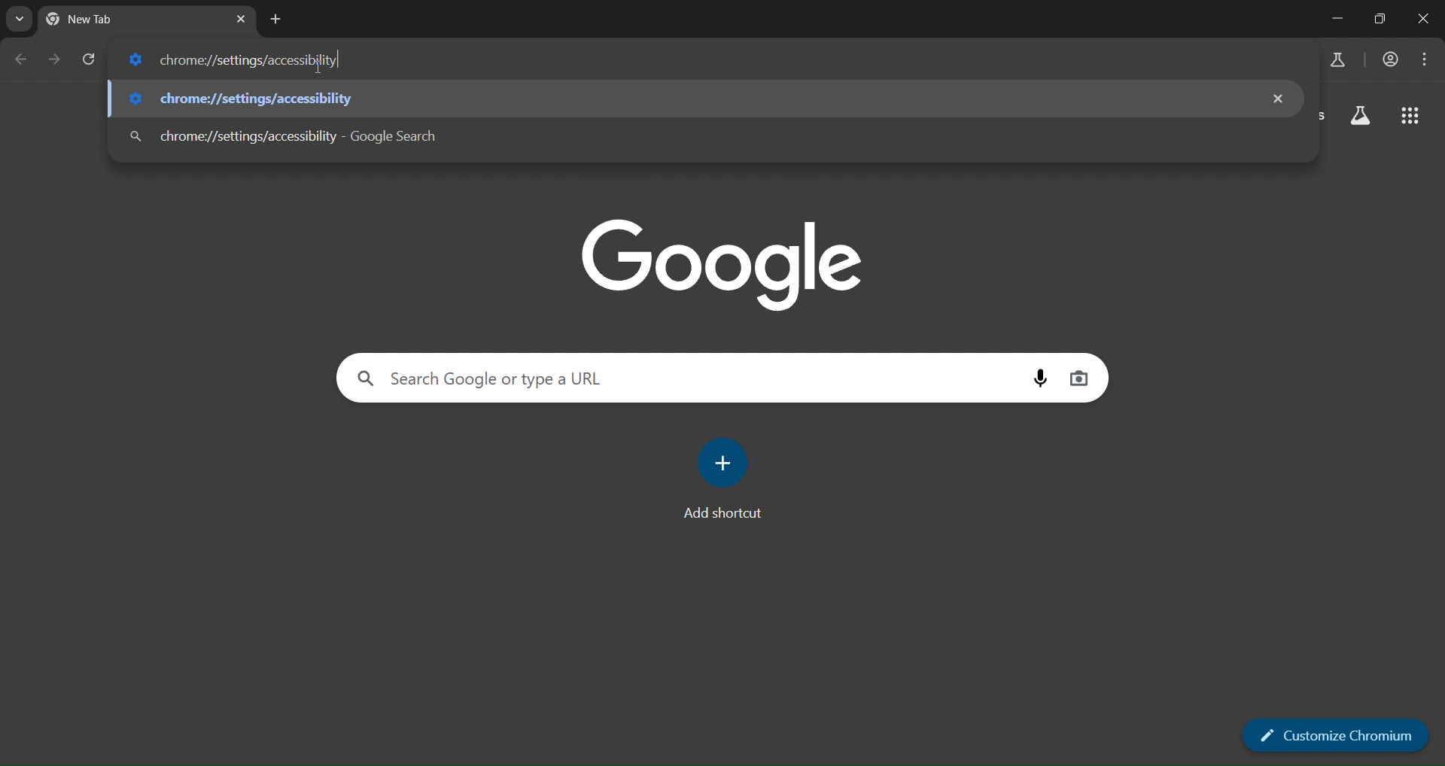 The image size is (1445, 766). What do you see at coordinates (239, 60) in the screenshot?
I see `chrome://settings/accessibility` at bounding box center [239, 60].